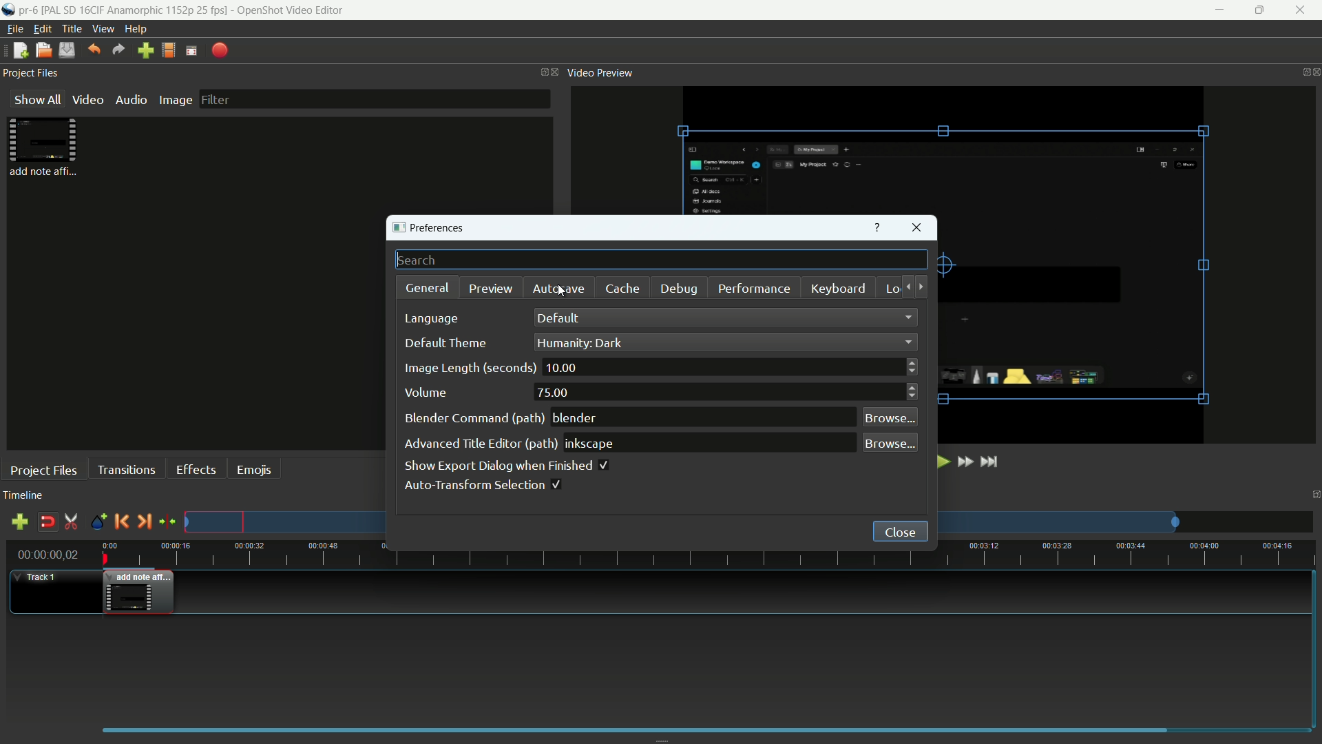  I want to click on default, so click(558, 318).